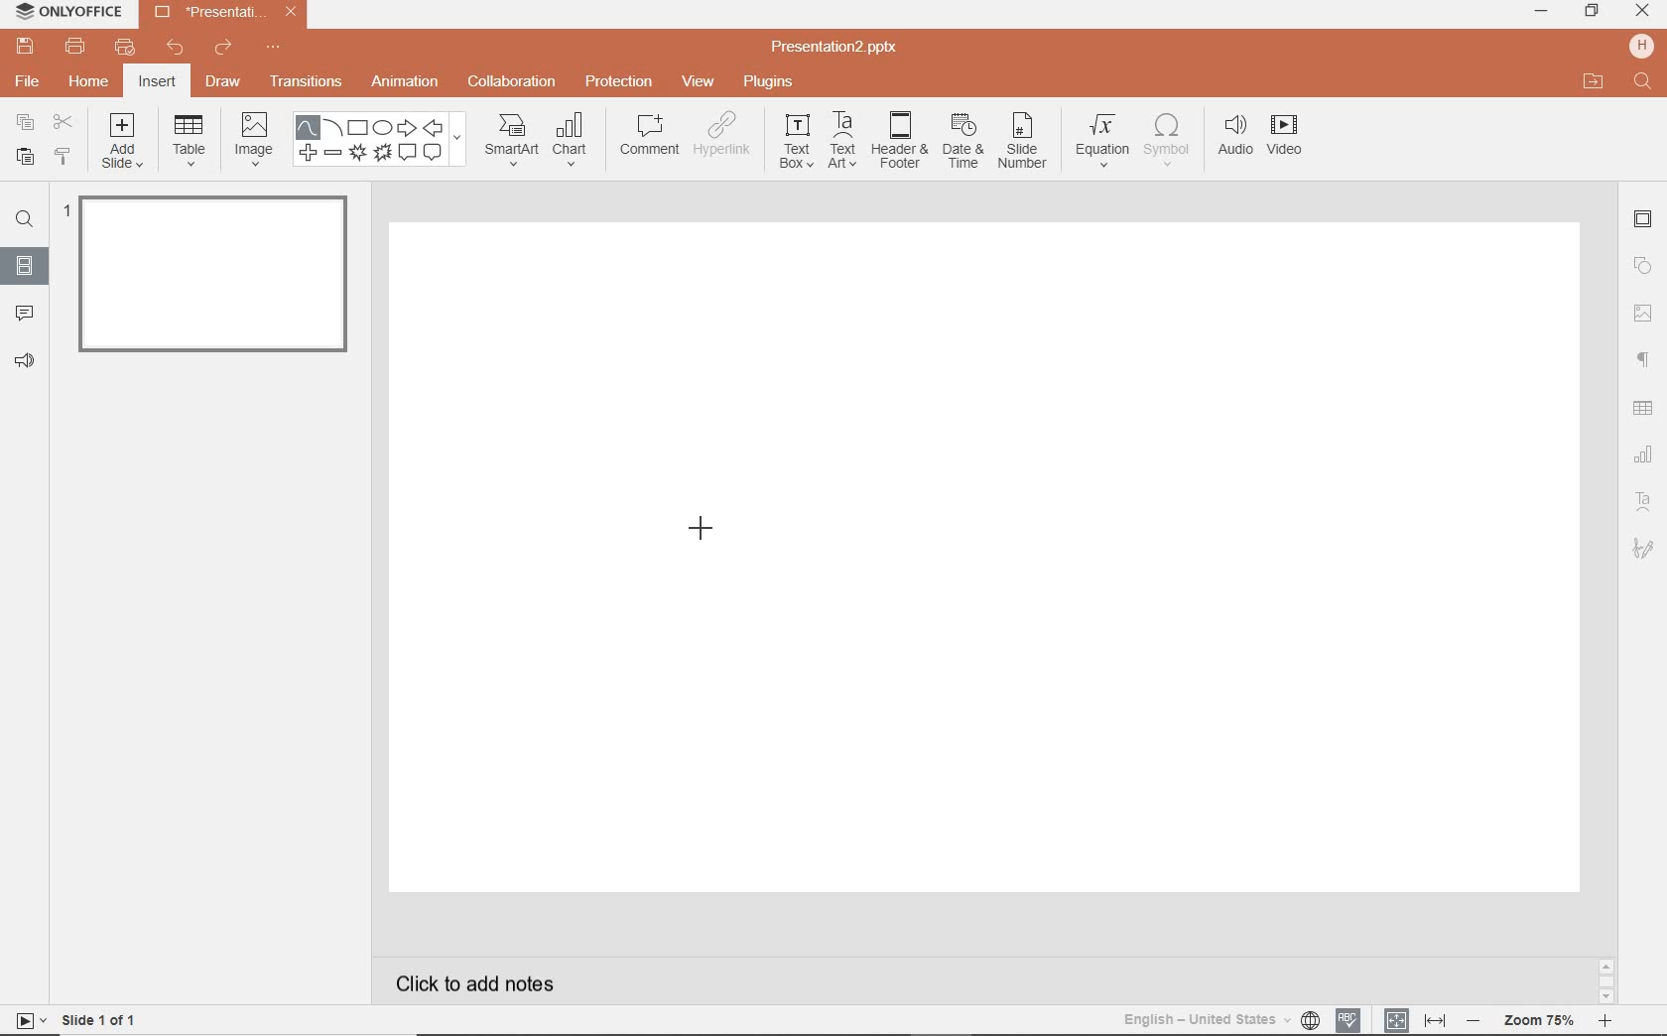  I want to click on ANIMATION, so click(409, 82).